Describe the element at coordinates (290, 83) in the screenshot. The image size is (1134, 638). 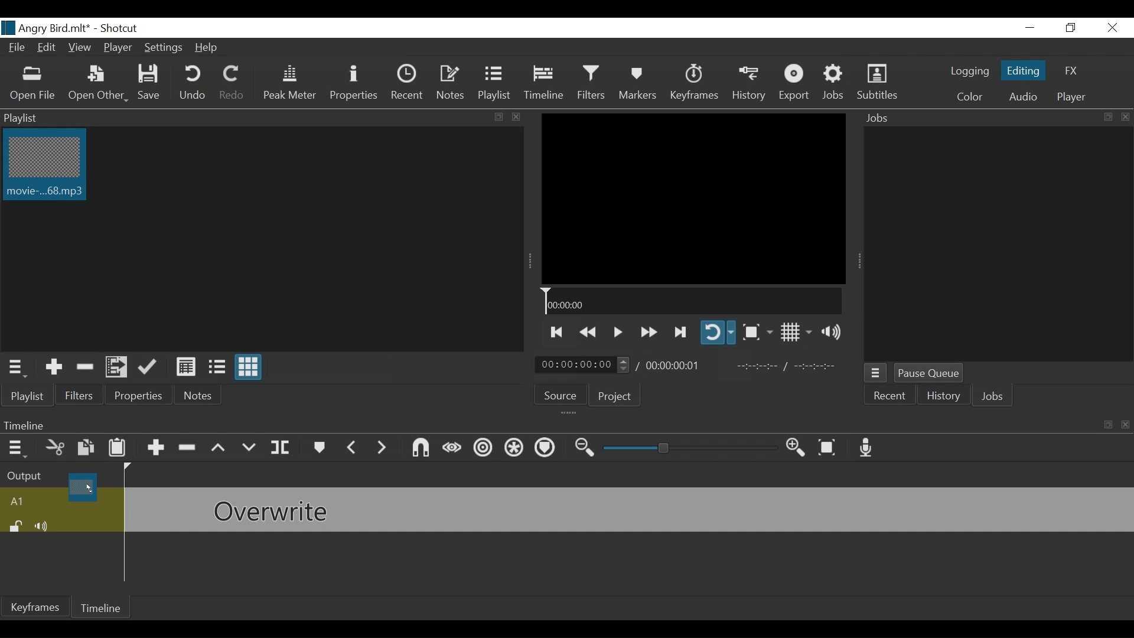
I see `Peak Meter` at that location.